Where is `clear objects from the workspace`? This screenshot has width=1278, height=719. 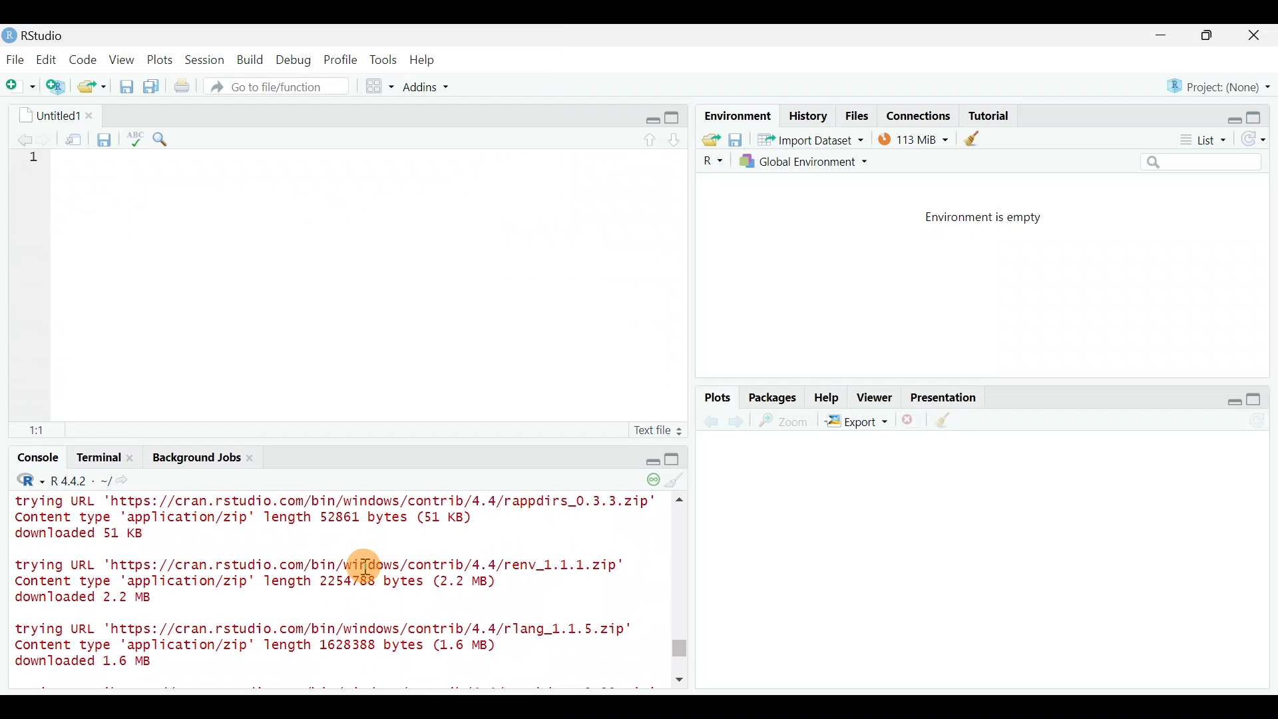 clear objects from the workspace is located at coordinates (973, 138).